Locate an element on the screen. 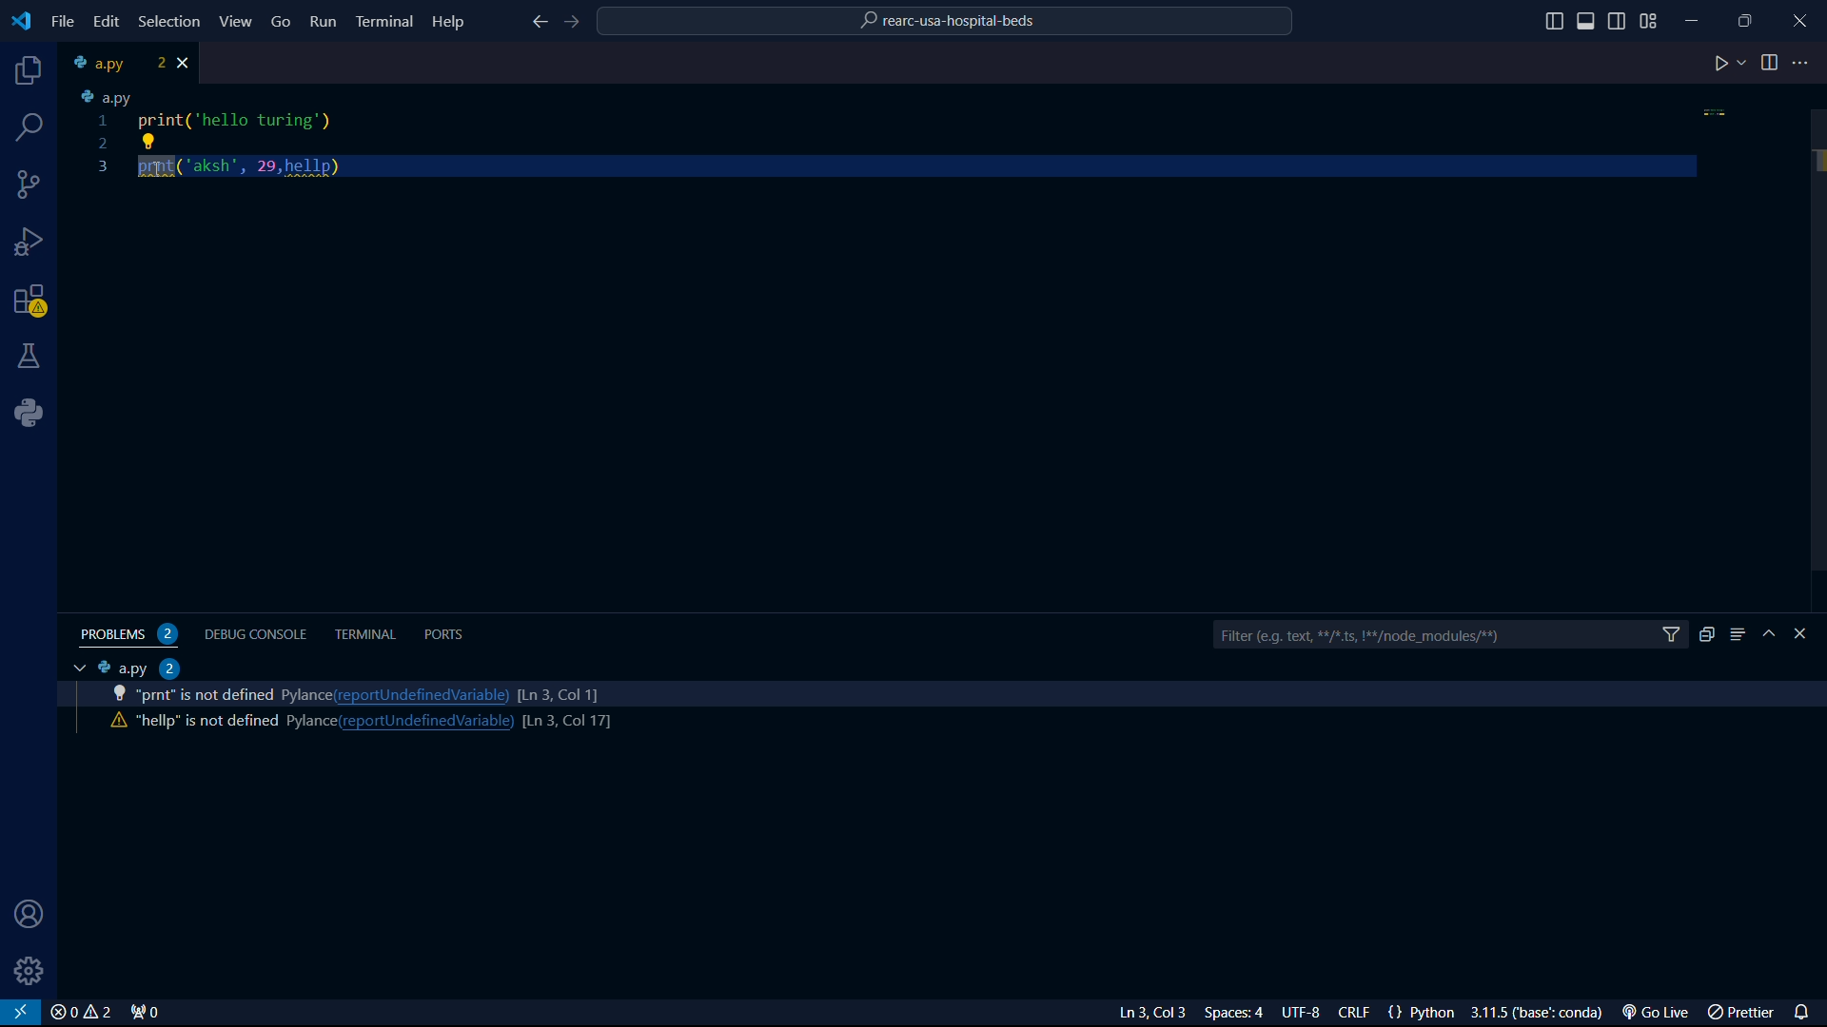 The width and height of the screenshot is (1827, 1027). VS is located at coordinates (21, 1013).